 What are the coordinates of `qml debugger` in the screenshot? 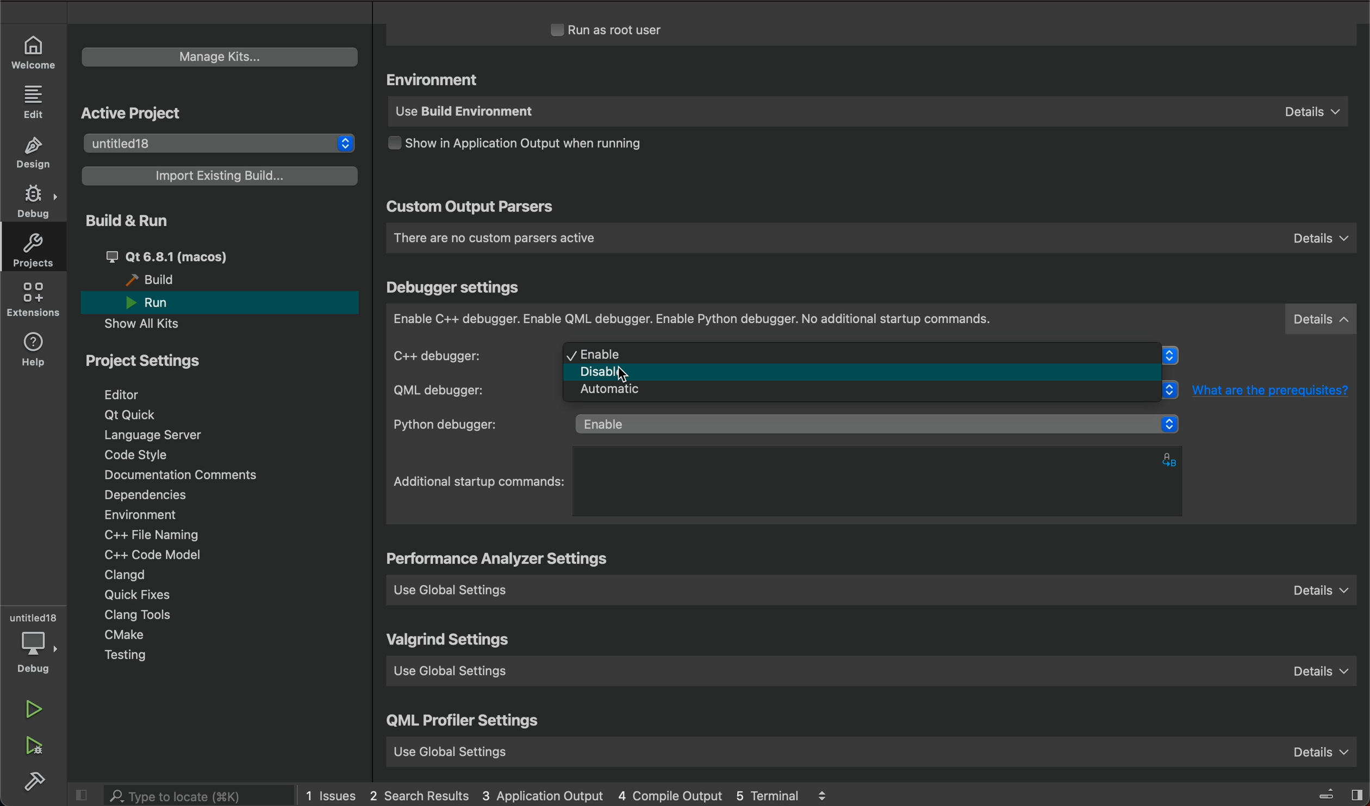 It's located at (465, 390).